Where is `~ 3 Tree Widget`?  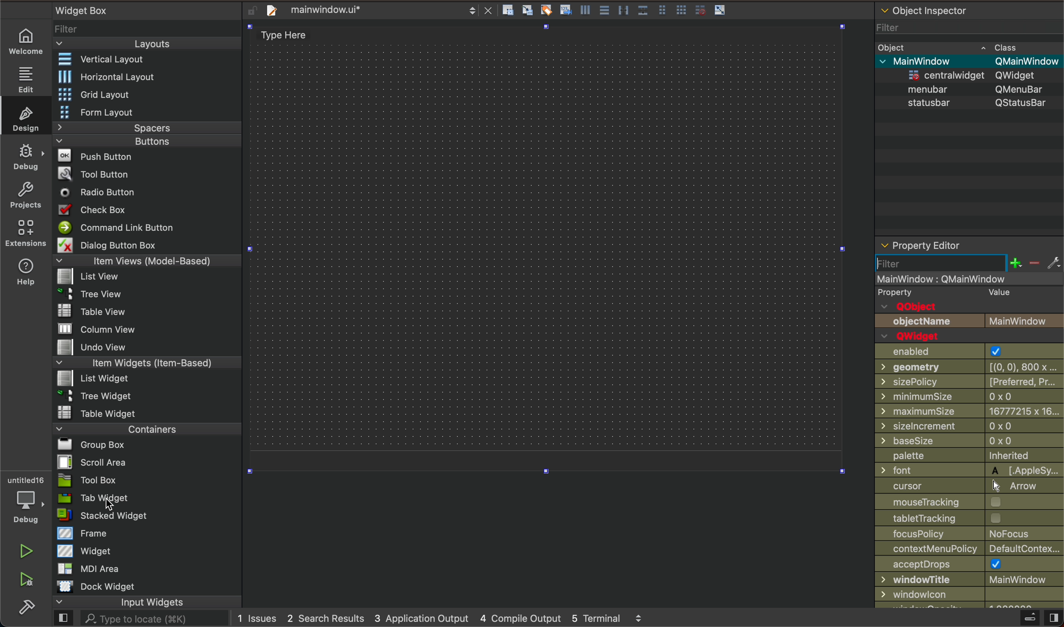
~ 3 Tree Widget is located at coordinates (89, 396).